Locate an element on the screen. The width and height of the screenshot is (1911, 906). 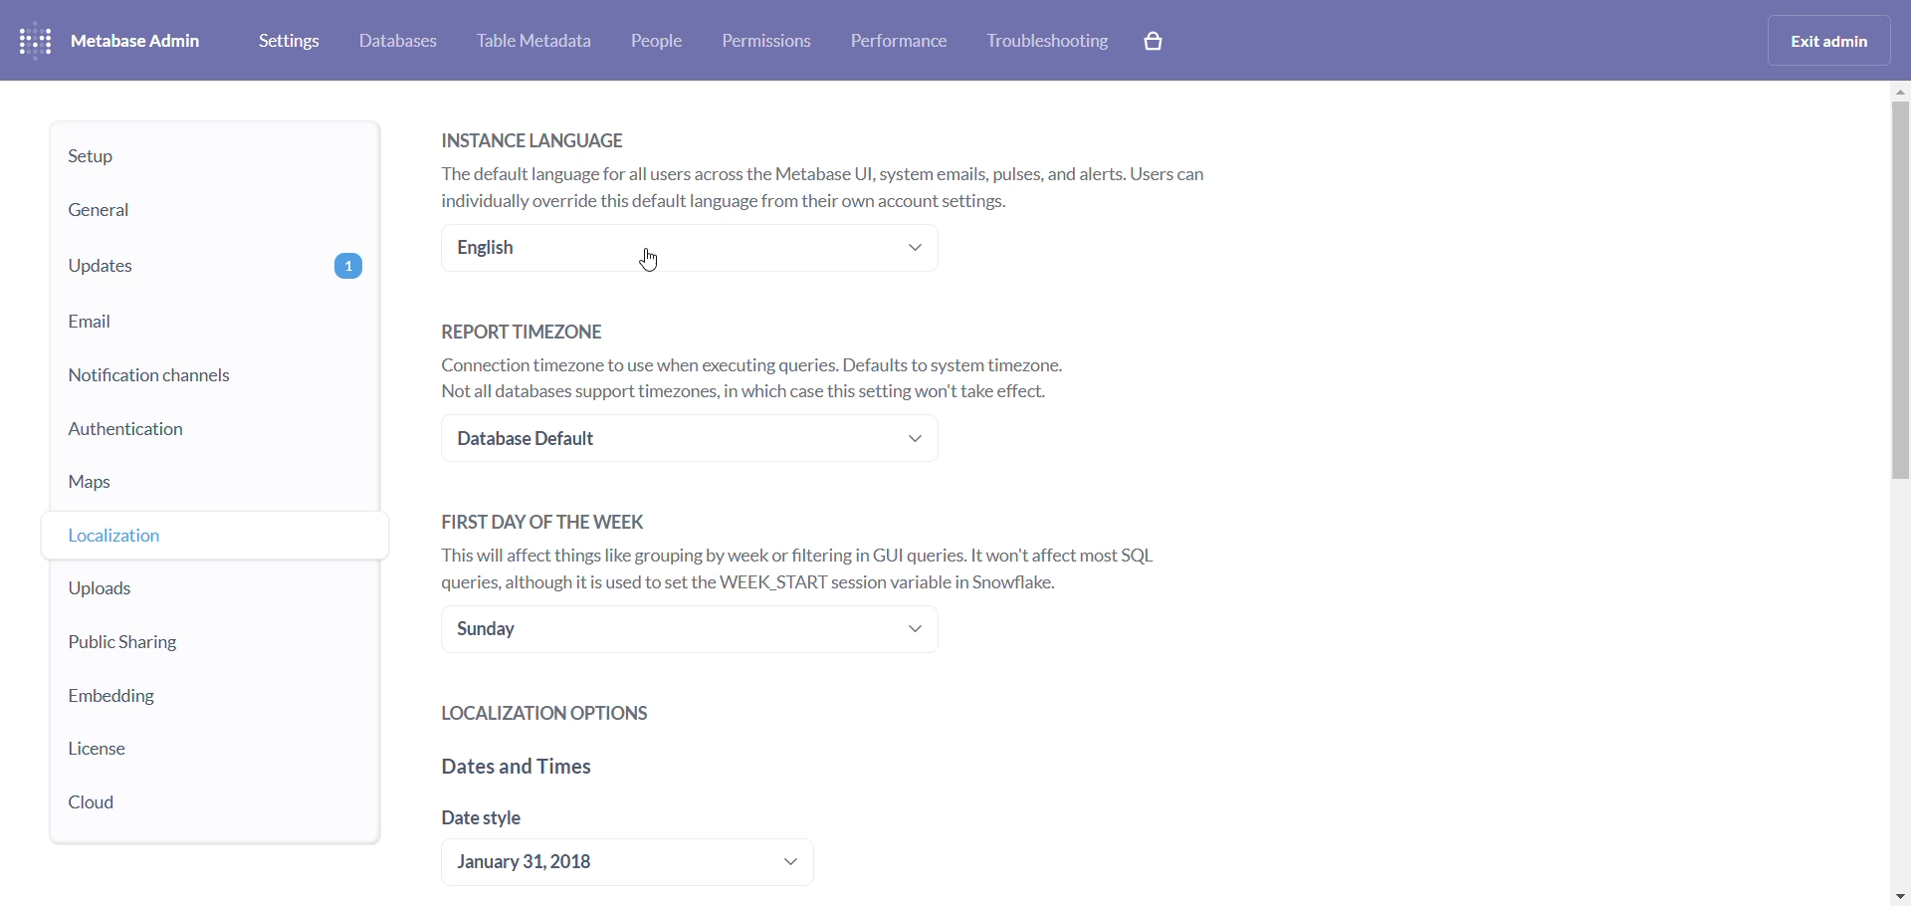
metabase admin is located at coordinates (120, 37).